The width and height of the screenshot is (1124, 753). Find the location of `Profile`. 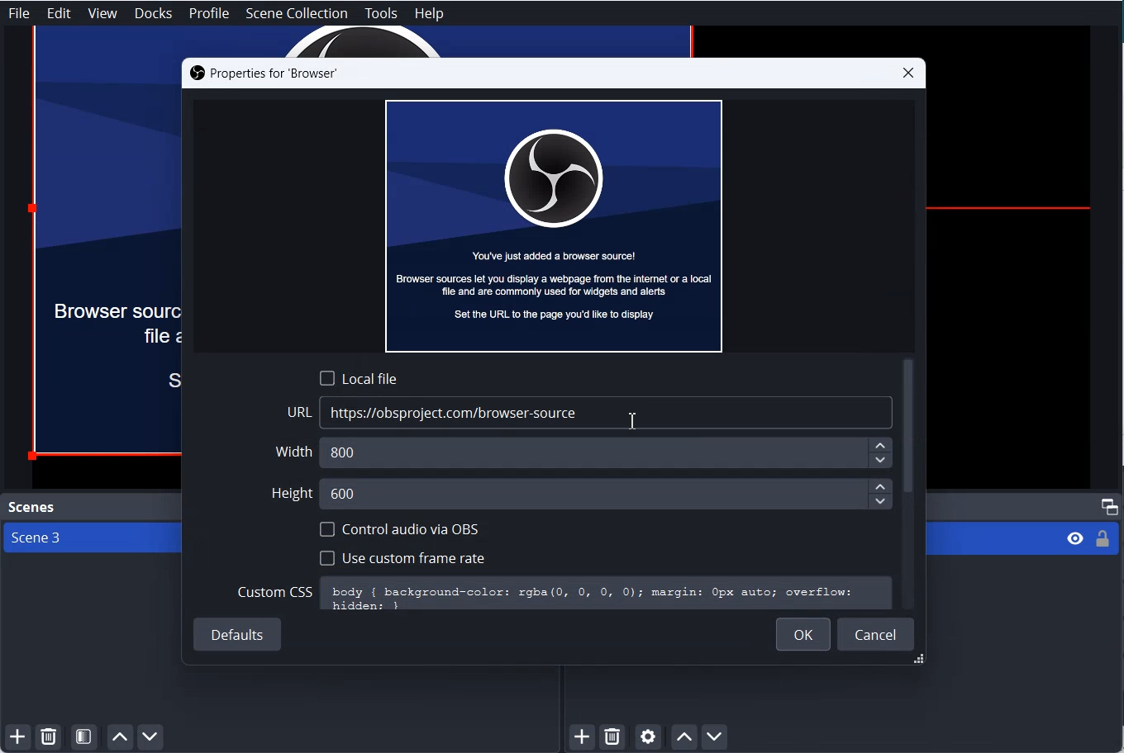

Profile is located at coordinates (210, 14).